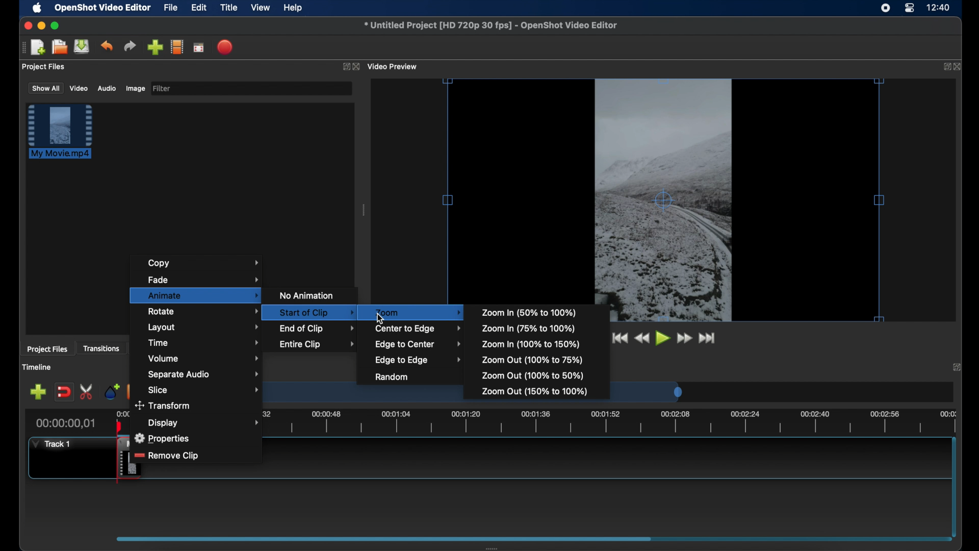  Describe the element at coordinates (130, 389) in the screenshot. I see `previous marker` at that location.